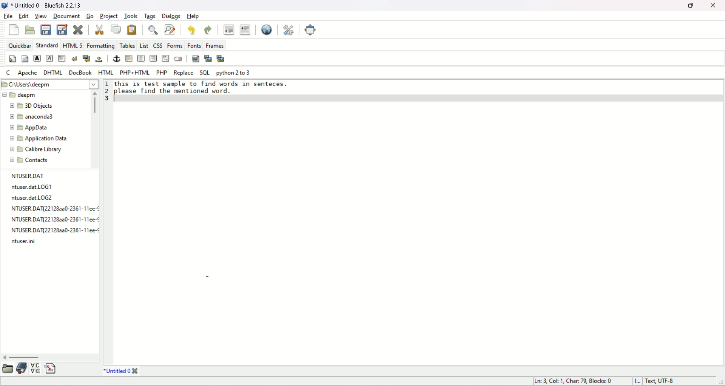 The height and width of the screenshot is (386, 725). I want to click on NTUSER.DAT{22128aa0-2361-11ee-¢, so click(56, 219).